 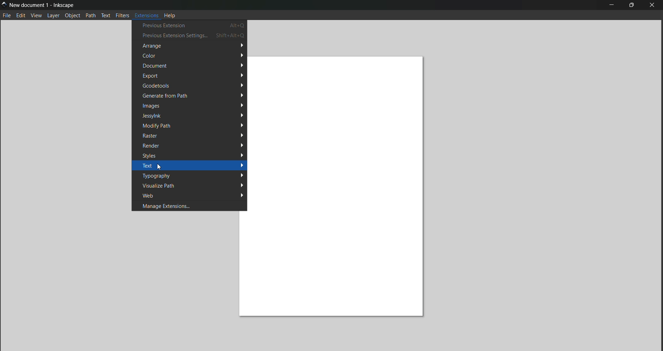 I want to click on path, so click(x=91, y=15).